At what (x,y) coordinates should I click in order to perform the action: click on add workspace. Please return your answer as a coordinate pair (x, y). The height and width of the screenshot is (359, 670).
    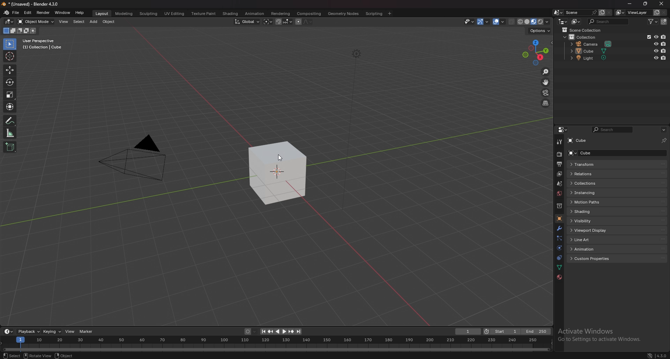
    Looking at the image, I should click on (389, 14).